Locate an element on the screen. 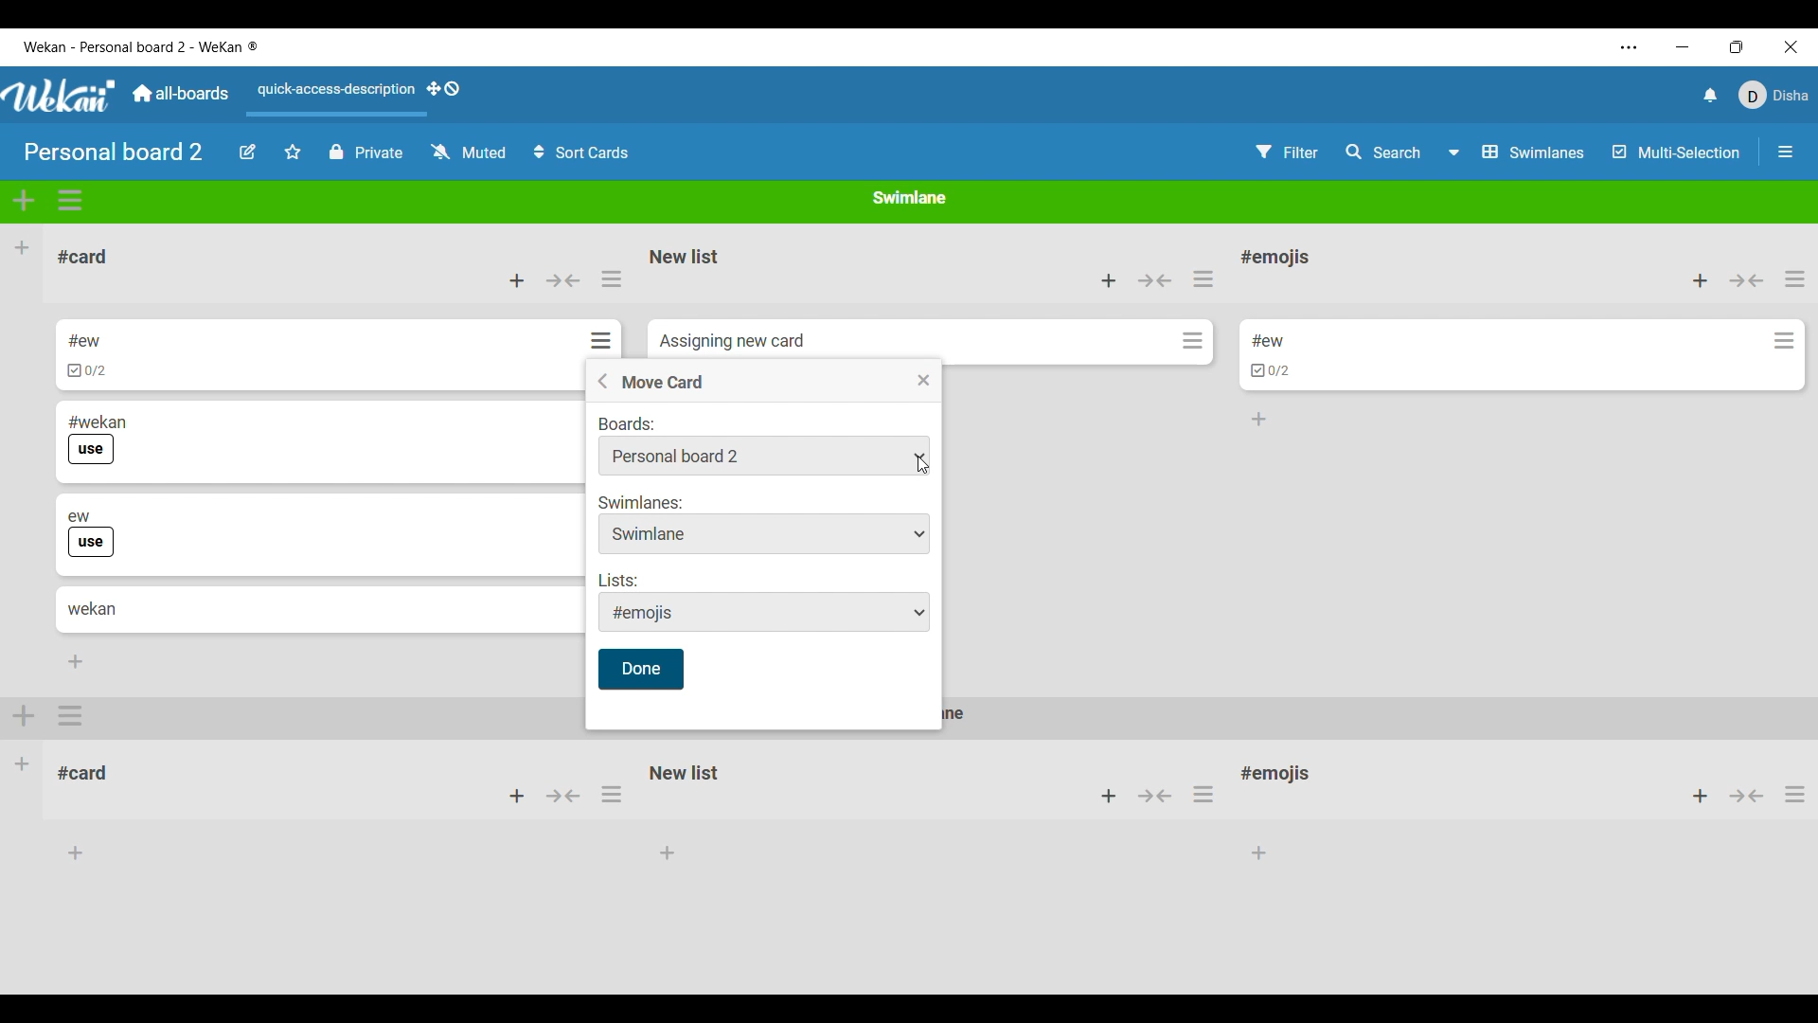 The width and height of the screenshot is (1818, 1023). Privacy options is located at coordinates (365, 153).